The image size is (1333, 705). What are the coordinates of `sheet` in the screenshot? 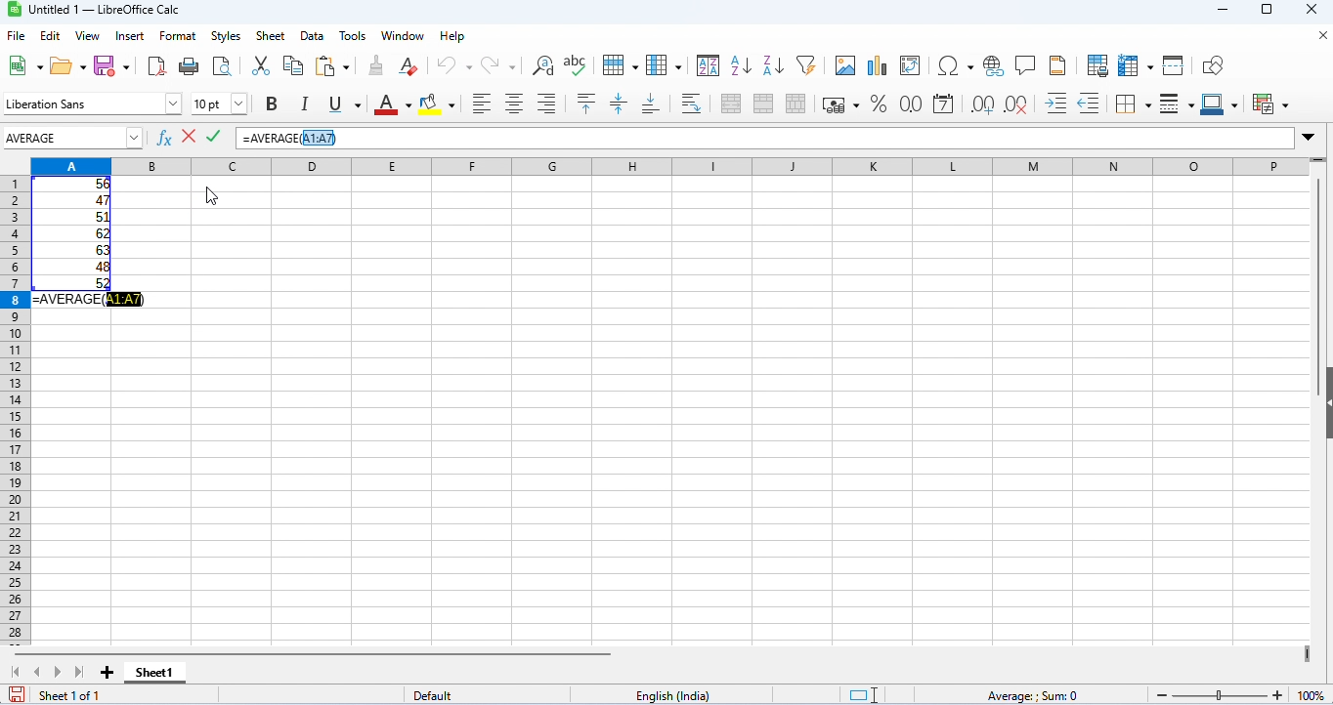 It's located at (271, 36).